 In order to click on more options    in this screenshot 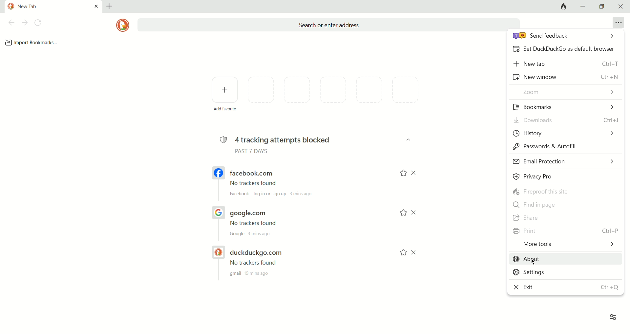, I will do `click(618, 23)`.